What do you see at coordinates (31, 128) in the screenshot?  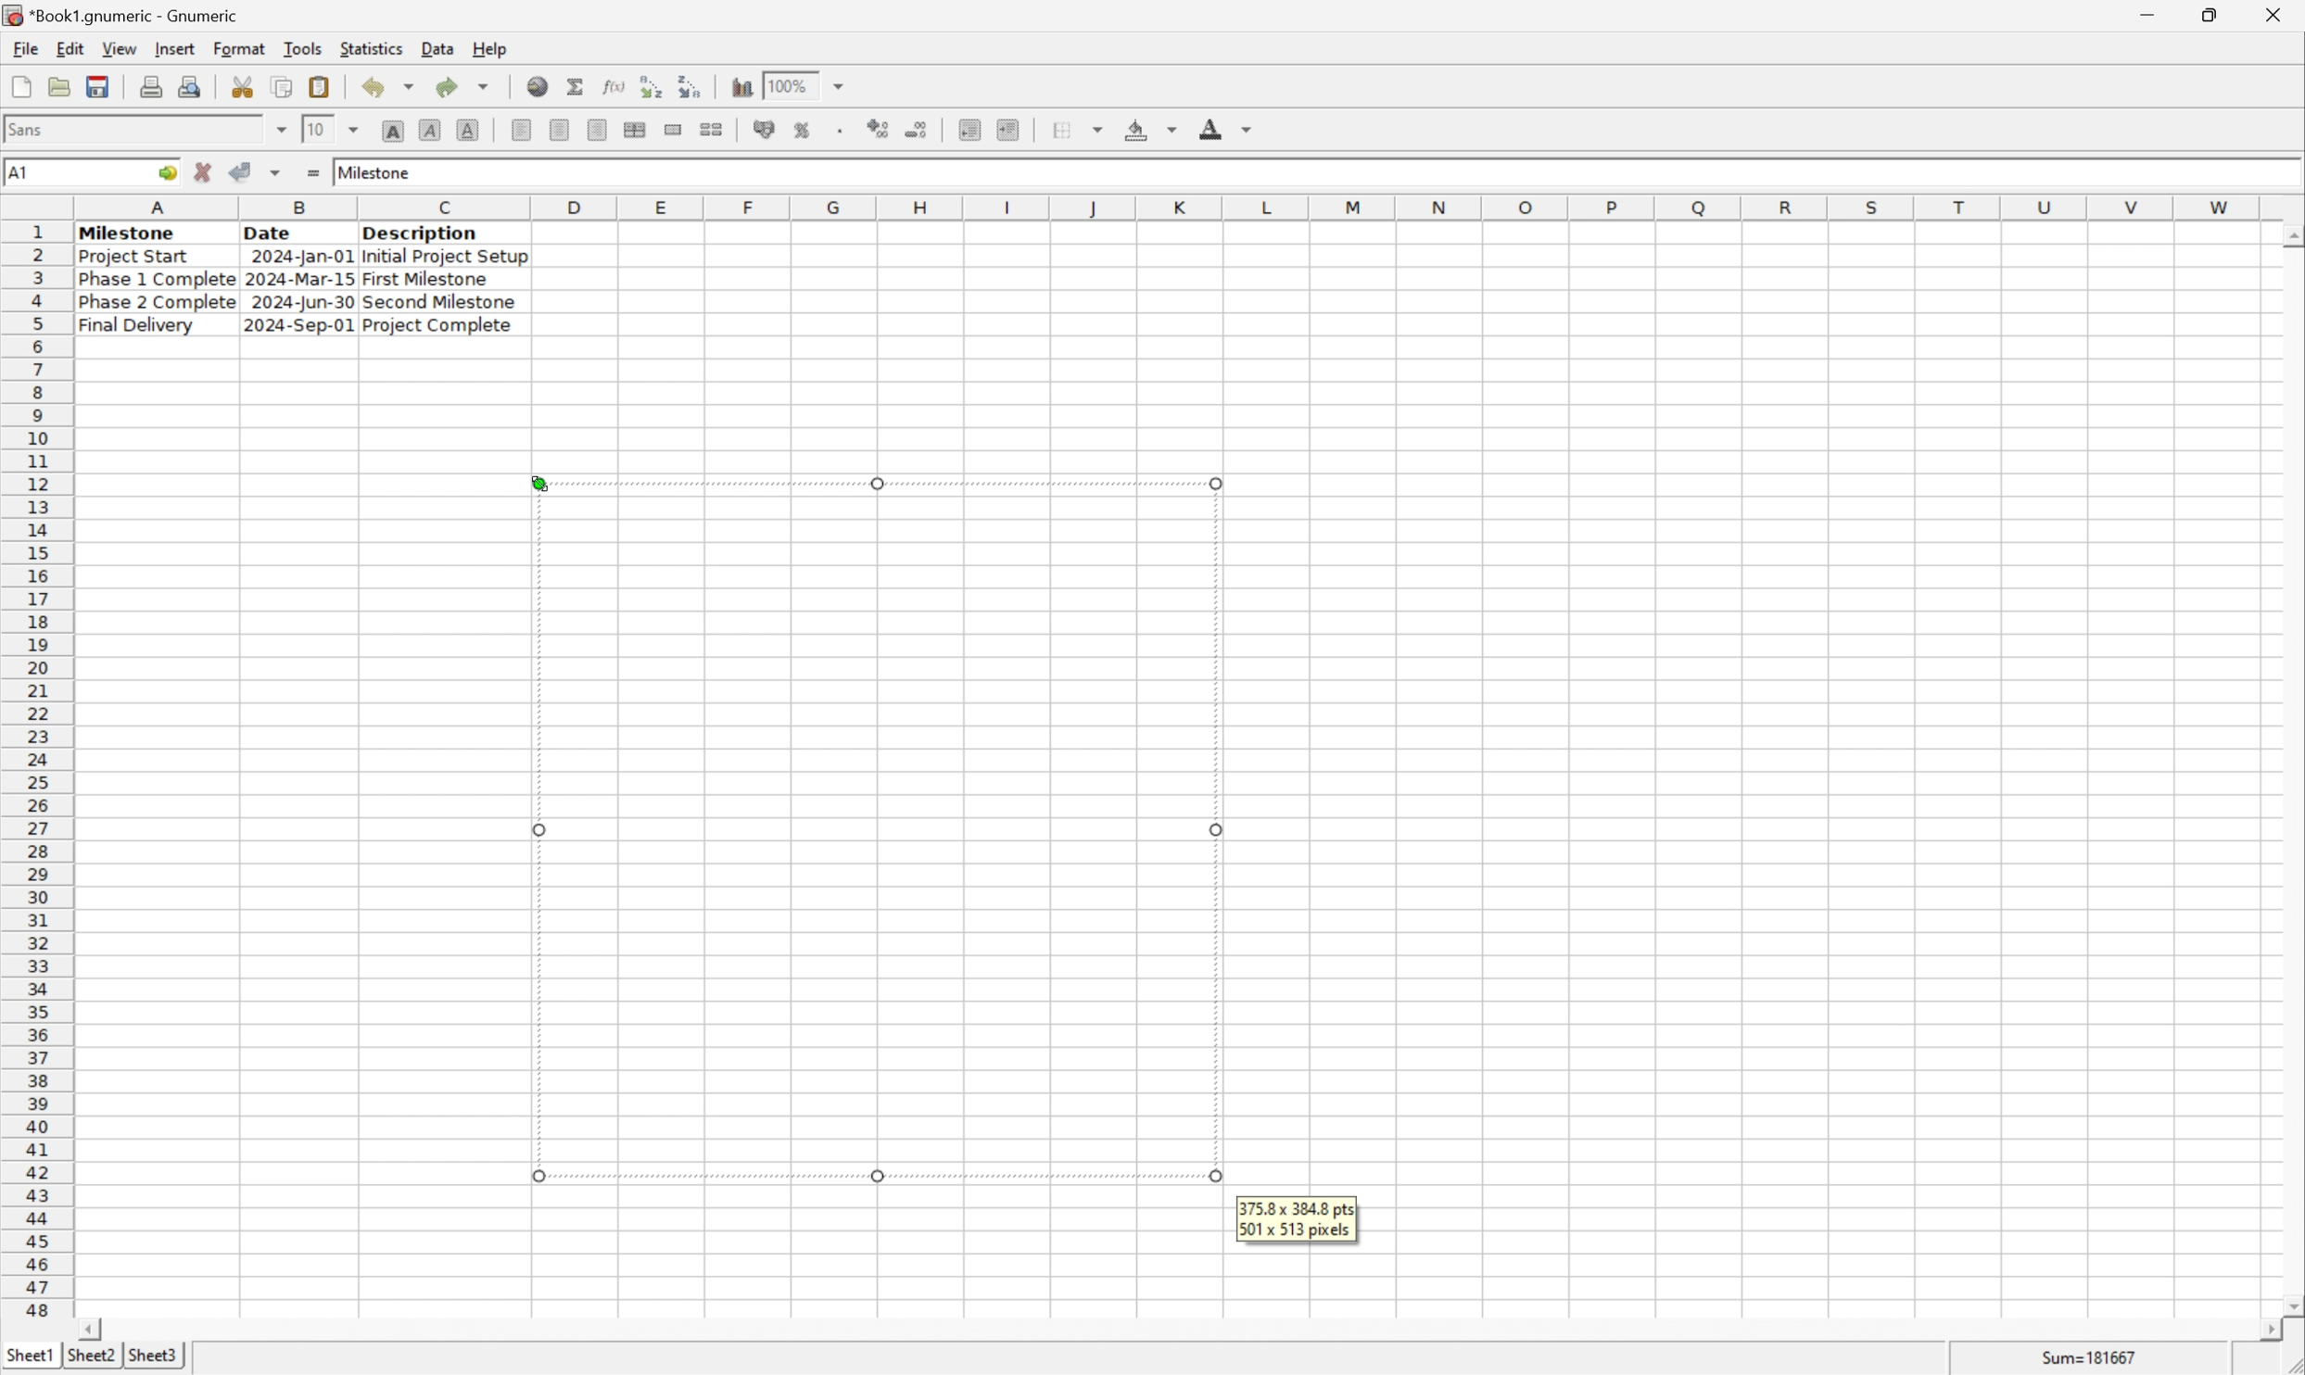 I see `Sans` at bounding box center [31, 128].